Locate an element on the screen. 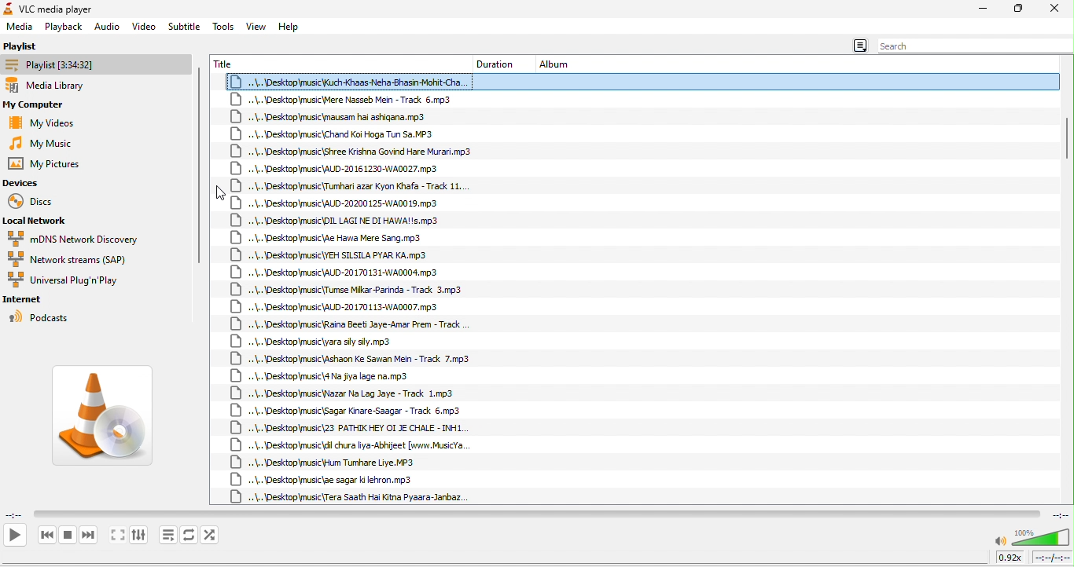  elapsed time is located at coordinates (16, 514).